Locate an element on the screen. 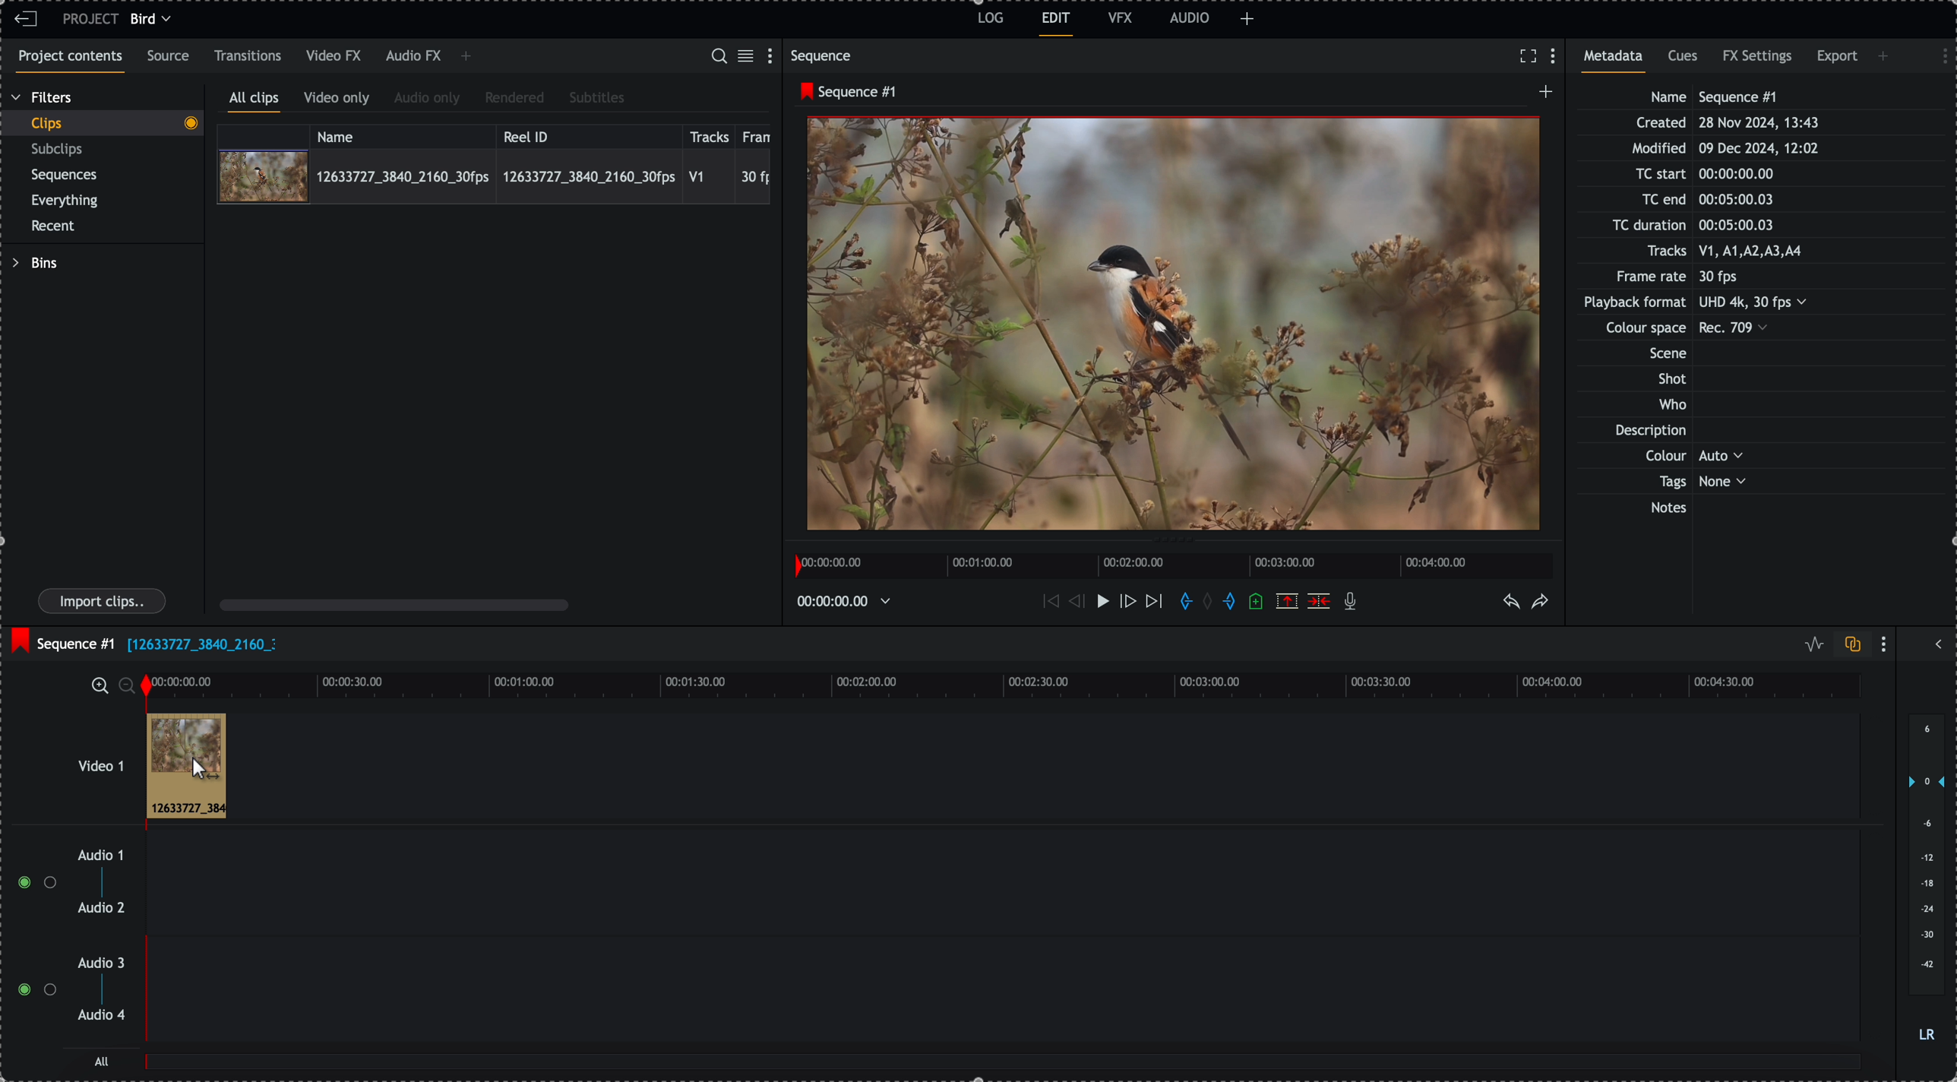 Image resolution: width=1957 pixels, height=1082 pixels. add in marks is located at coordinates (1183, 602).